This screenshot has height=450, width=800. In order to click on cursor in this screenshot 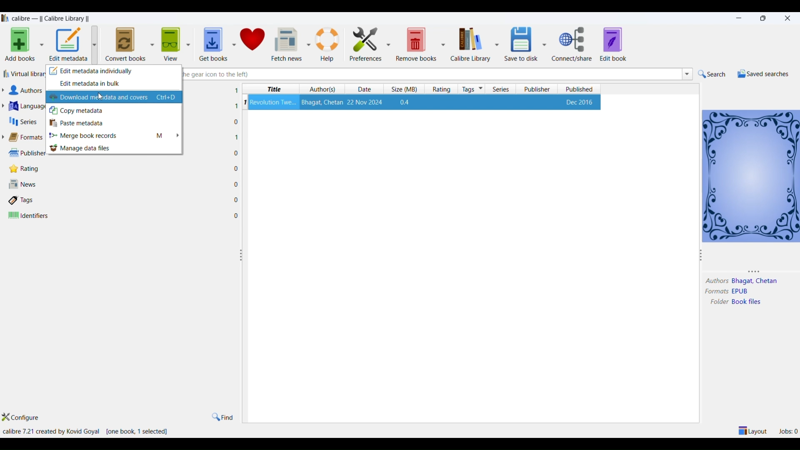, I will do `click(101, 96)`.